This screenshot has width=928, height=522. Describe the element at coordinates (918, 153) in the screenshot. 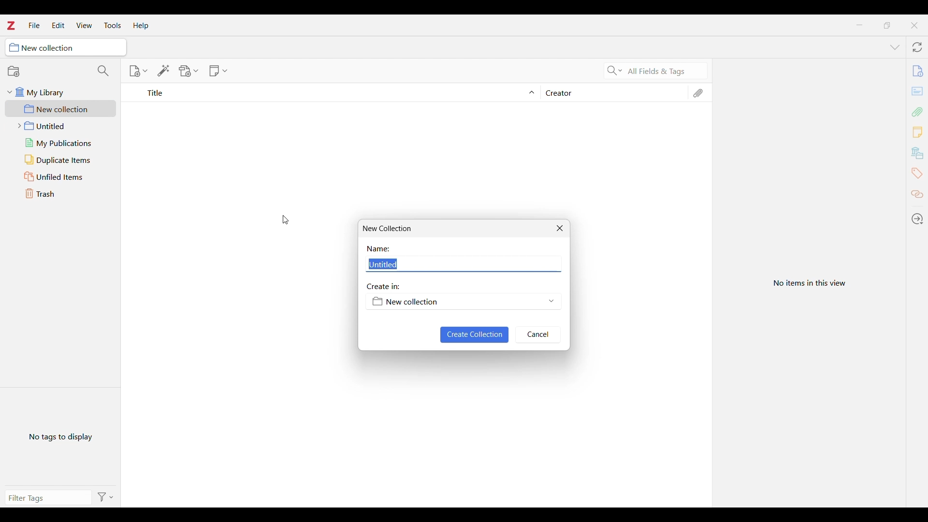

I see `banks` at that location.